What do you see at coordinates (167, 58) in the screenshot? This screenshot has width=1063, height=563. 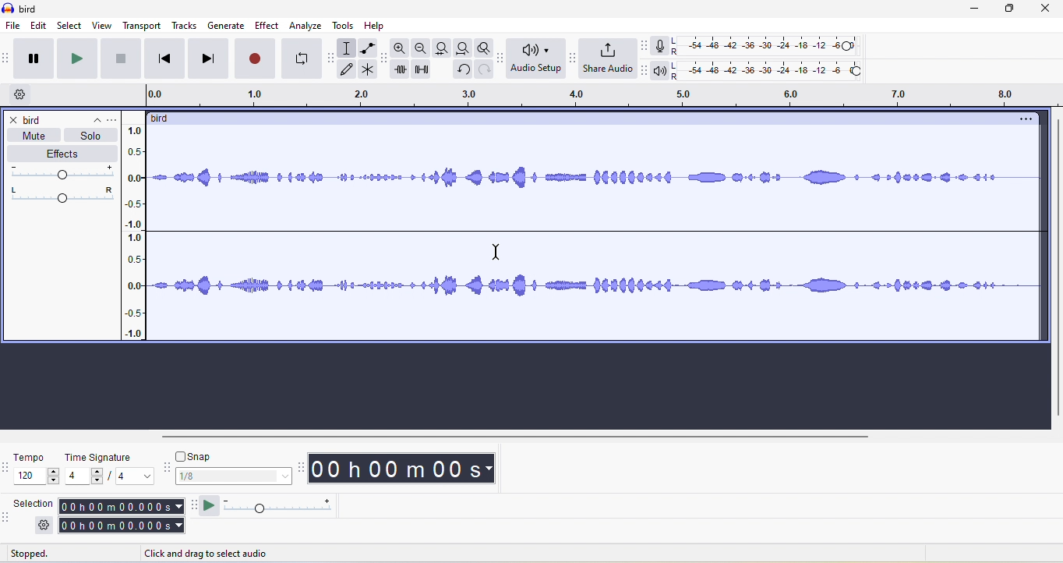 I see `skip to start` at bounding box center [167, 58].